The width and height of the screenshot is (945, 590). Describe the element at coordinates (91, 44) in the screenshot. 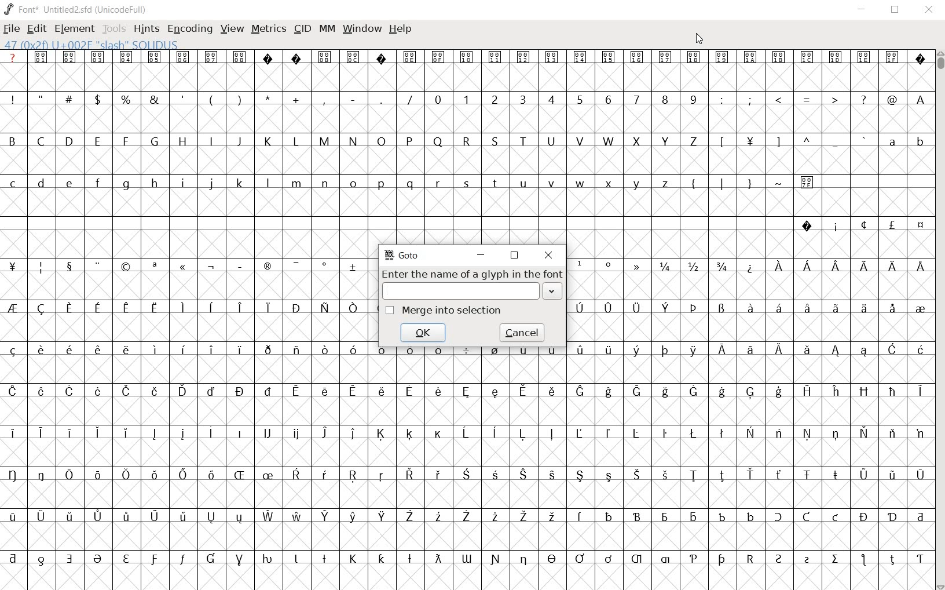

I see `47(0*2f)U+002F "SLASH" SOLIDUS` at that location.